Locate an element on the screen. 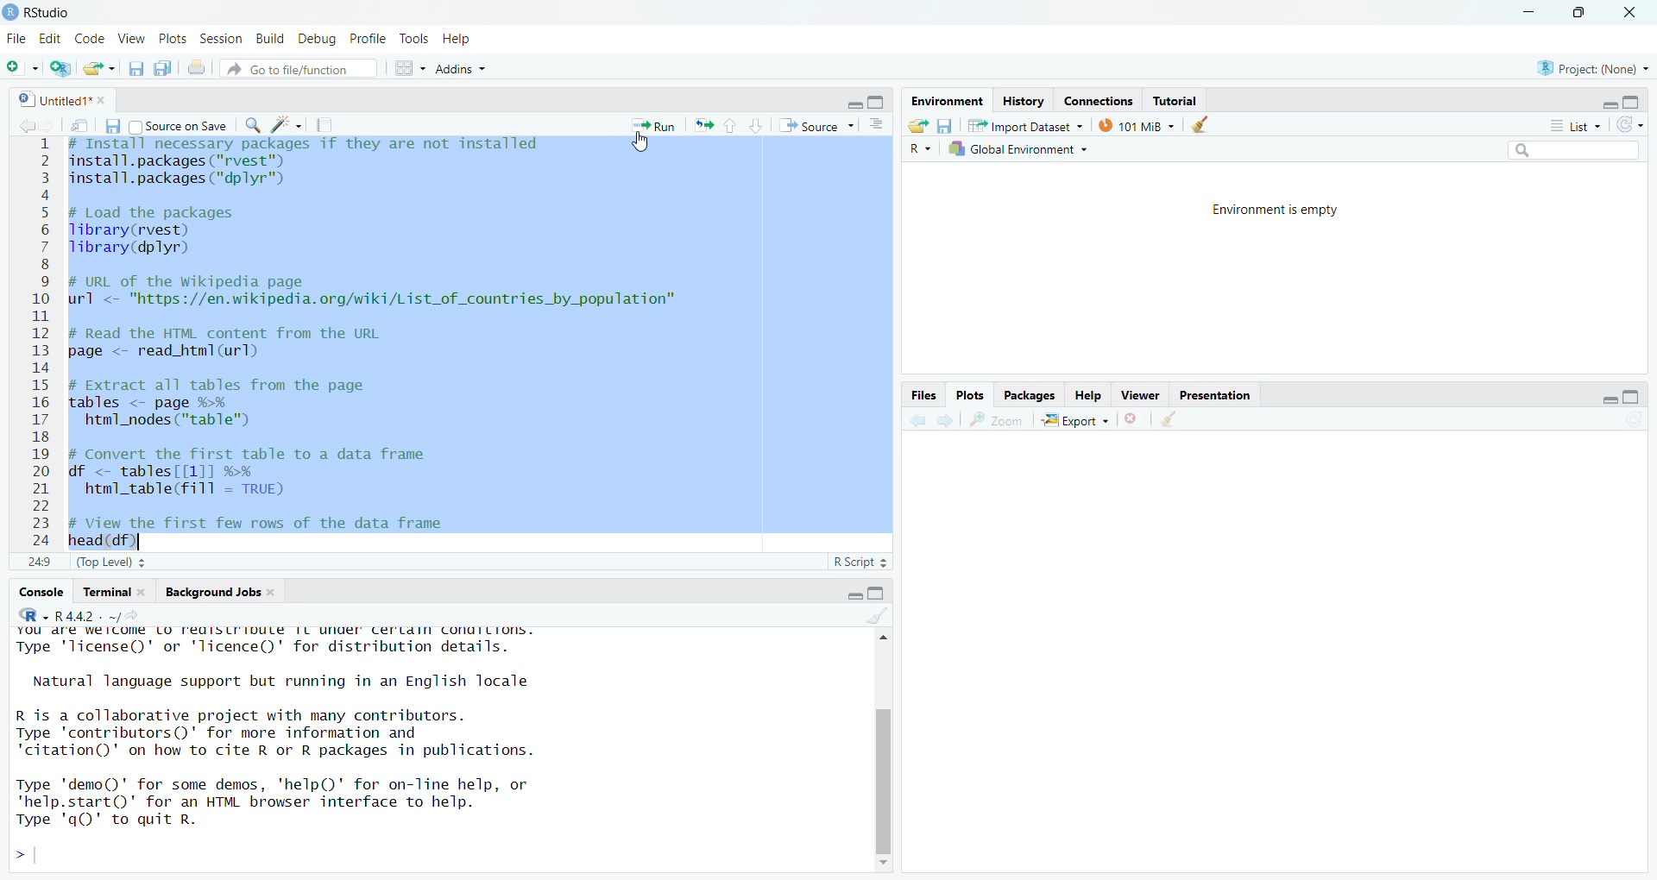  You are welcome to redistribute it under certain conditions Type 'license()' or 'Ticence()' for distribution details. is located at coordinates (284, 644).